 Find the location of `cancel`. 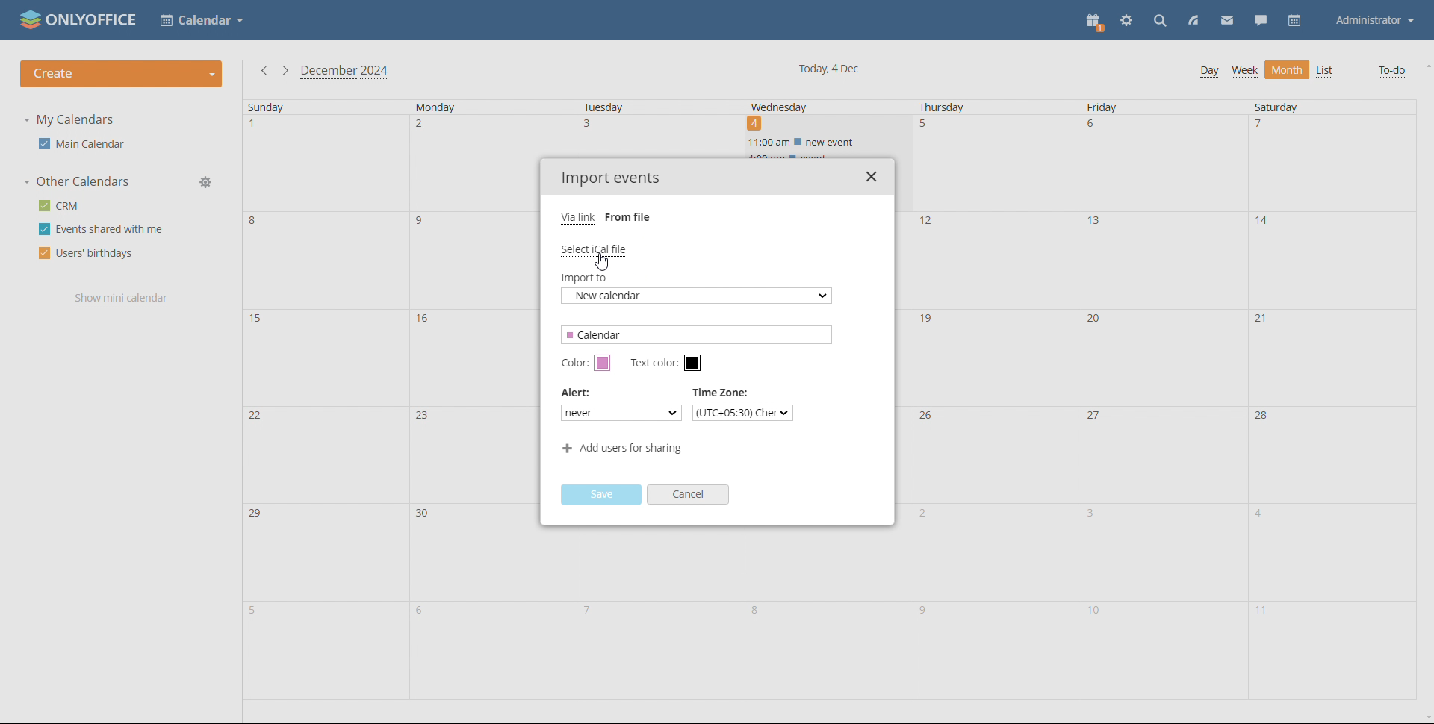

cancel is located at coordinates (689, 493).